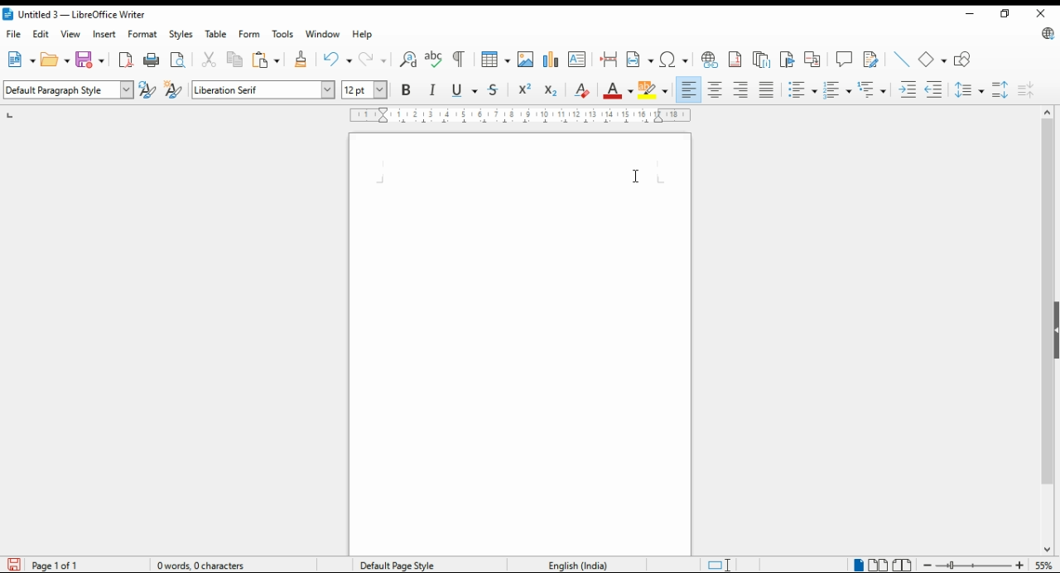 Image resolution: width=1060 pixels, height=573 pixels. I want to click on check spelling, so click(434, 60).